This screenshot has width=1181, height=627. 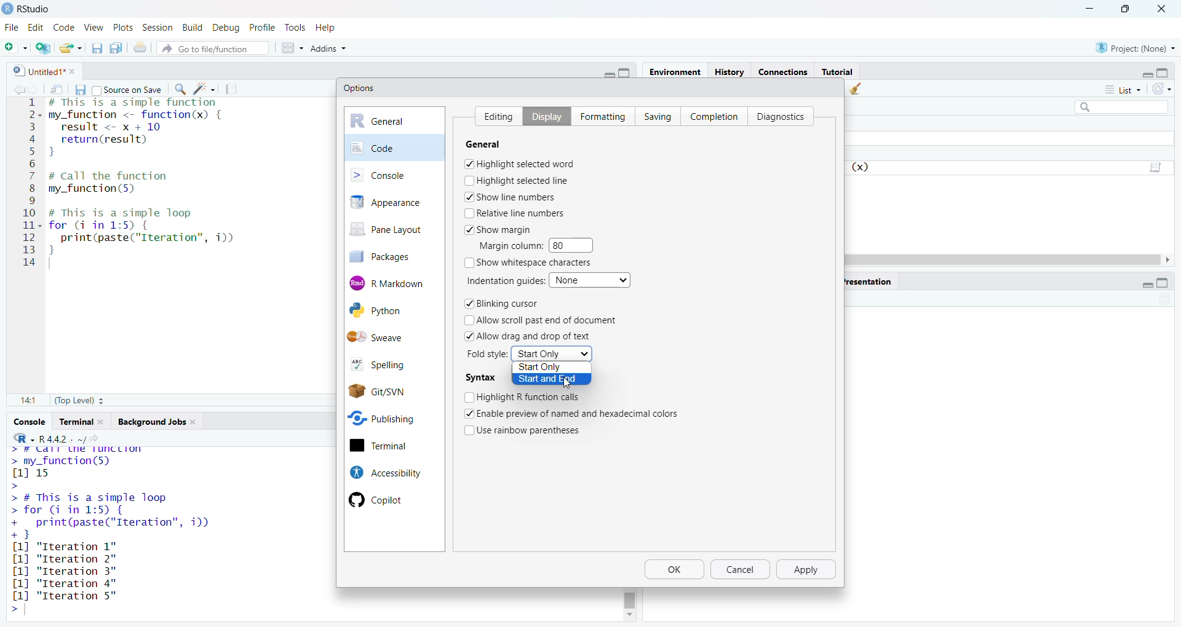 I want to click on addins, so click(x=328, y=47).